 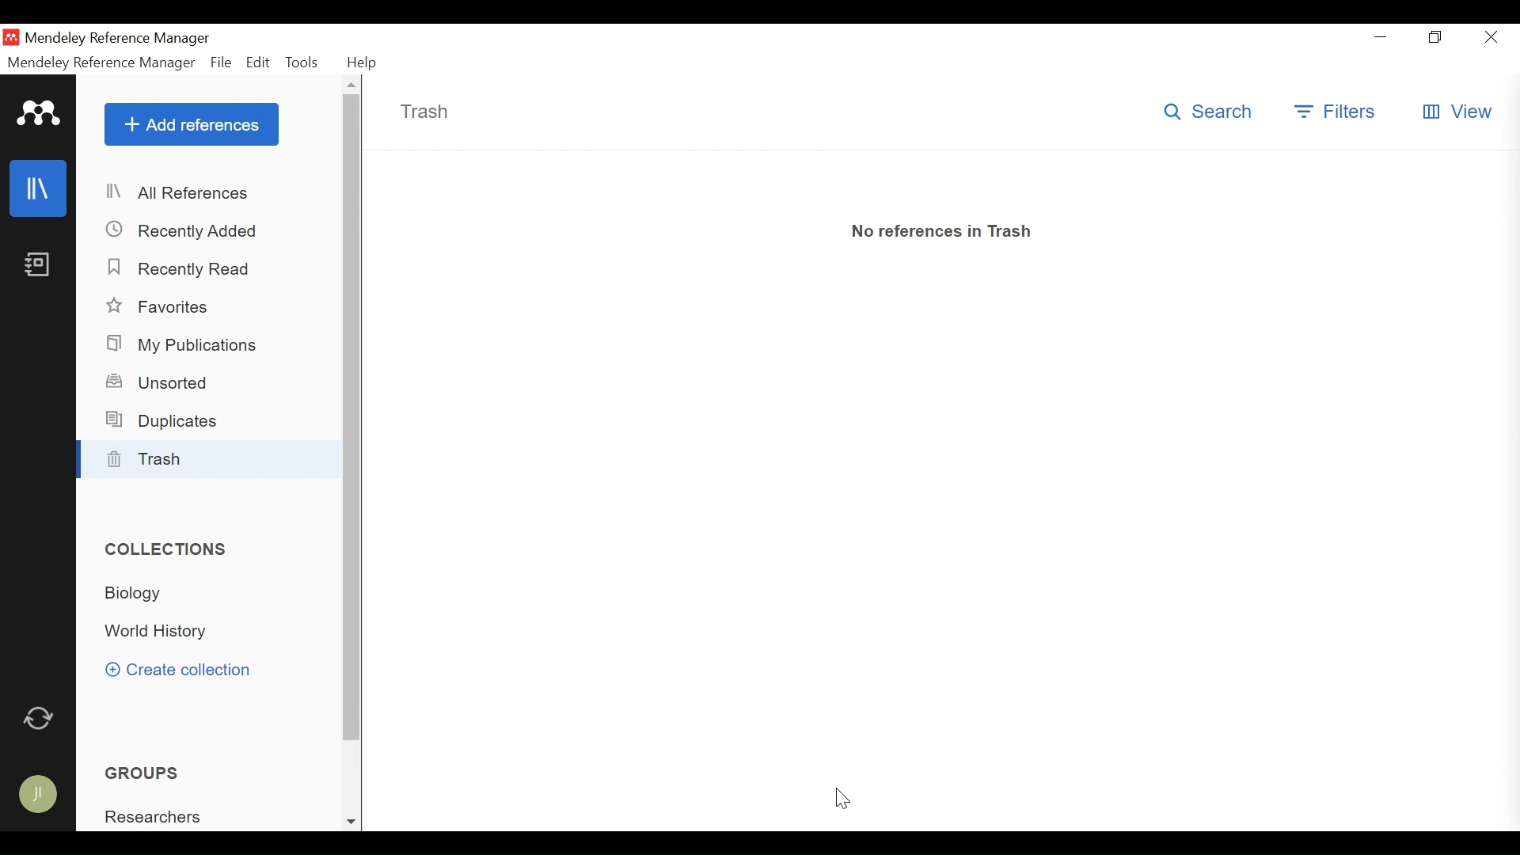 What do you see at coordinates (424, 112) in the screenshot?
I see `Trash` at bounding box center [424, 112].